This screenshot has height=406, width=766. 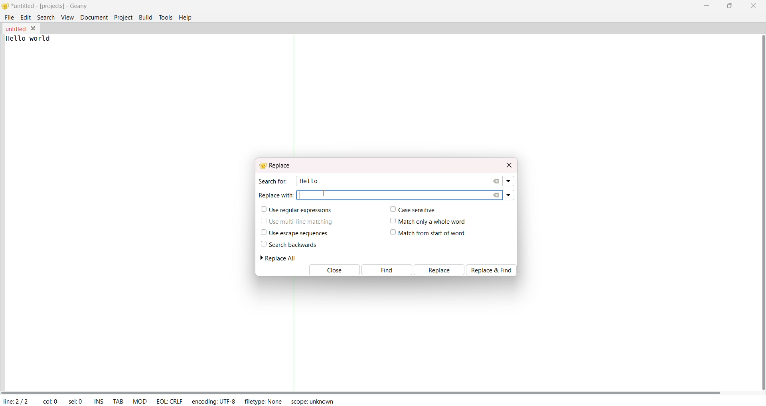 I want to click on Close, so click(x=333, y=270).